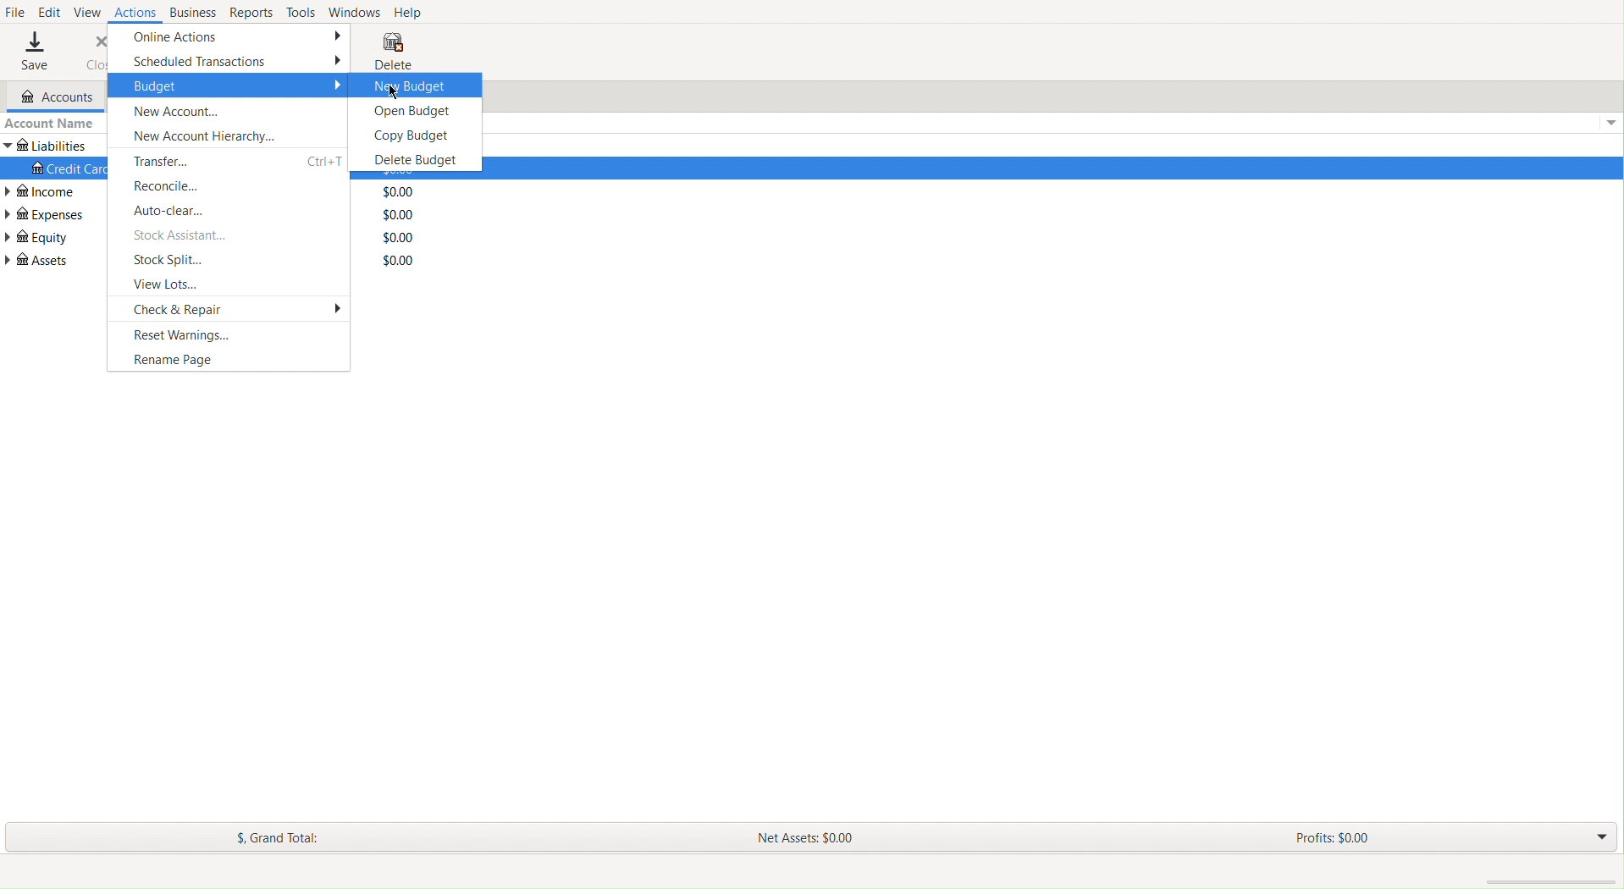  What do you see at coordinates (178, 211) in the screenshot?
I see `Auto-clear` at bounding box center [178, 211].